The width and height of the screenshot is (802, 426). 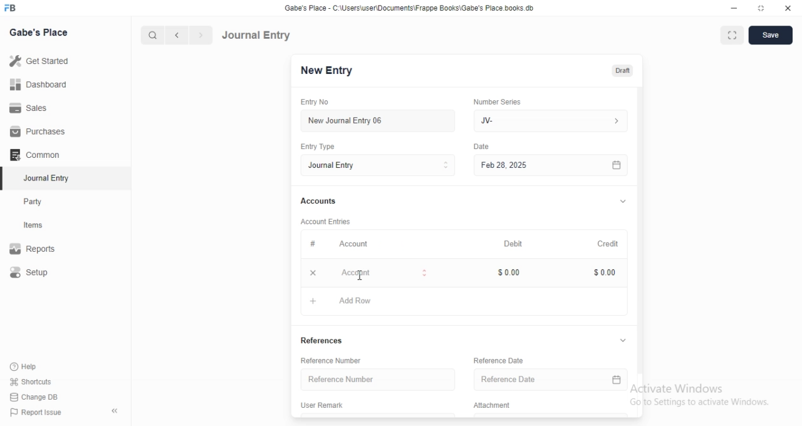 I want to click on Dashboard, so click(x=41, y=84).